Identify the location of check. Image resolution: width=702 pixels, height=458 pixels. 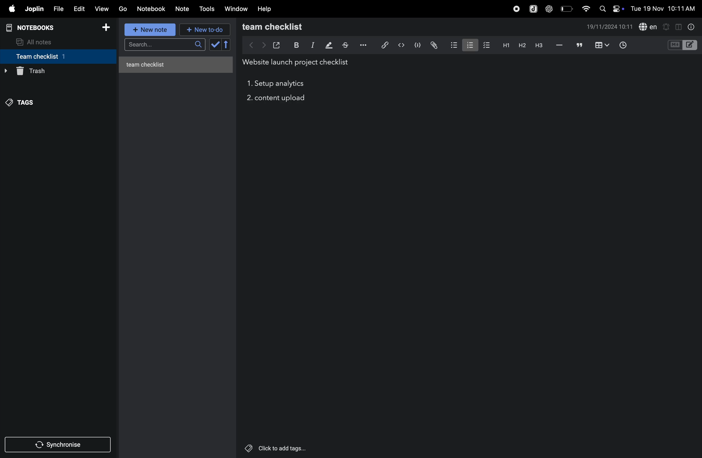
(220, 45).